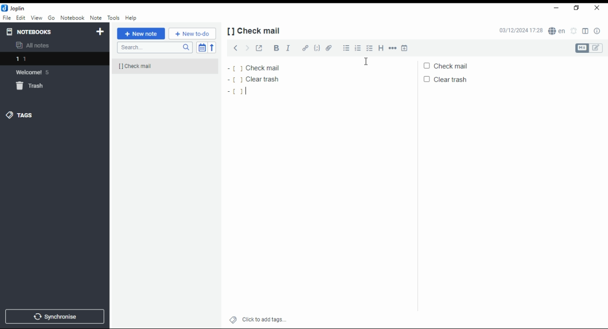  Describe the element at coordinates (259, 48) in the screenshot. I see `toggle external editing` at that location.